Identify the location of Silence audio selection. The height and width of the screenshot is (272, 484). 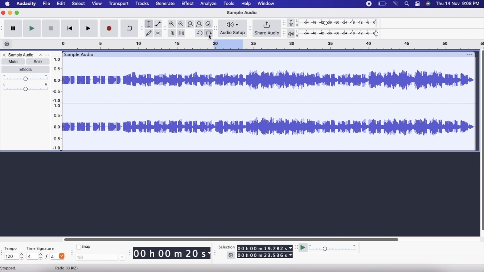
(182, 33).